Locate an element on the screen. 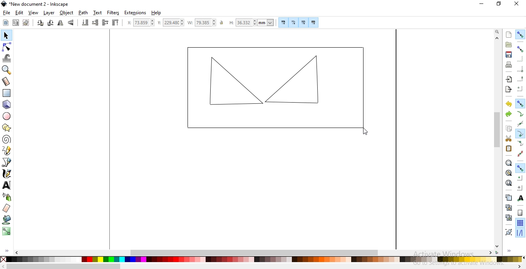  create a clone is located at coordinates (507, 207).